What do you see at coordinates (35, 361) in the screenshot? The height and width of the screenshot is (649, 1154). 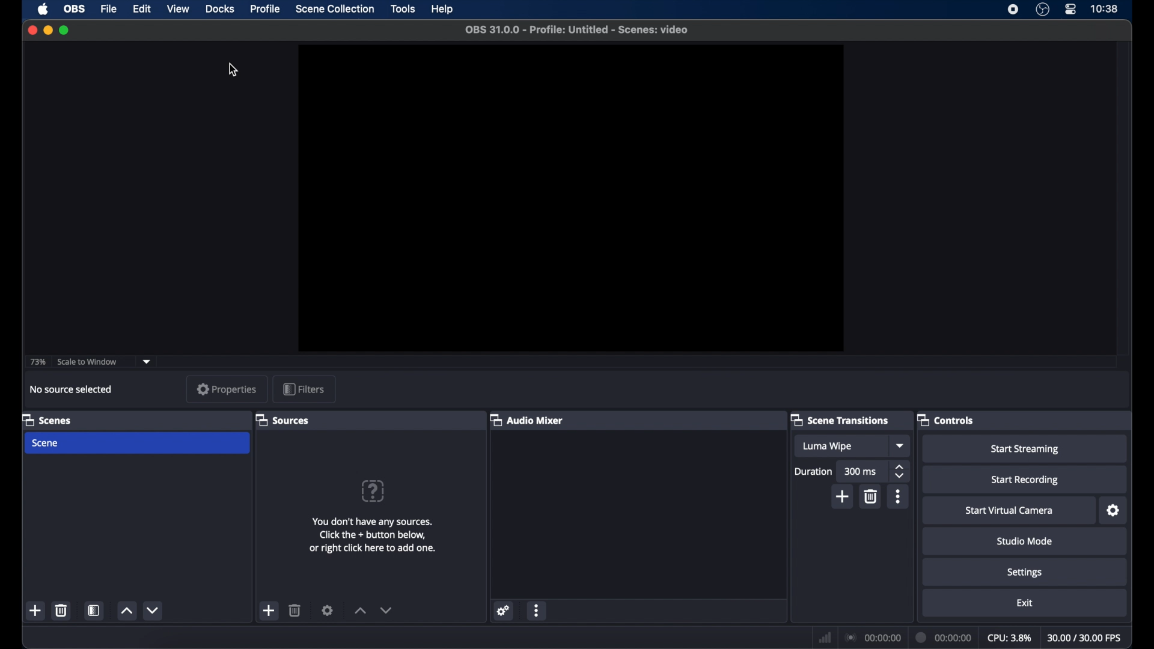 I see `73%` at bounding box center [35, 361].